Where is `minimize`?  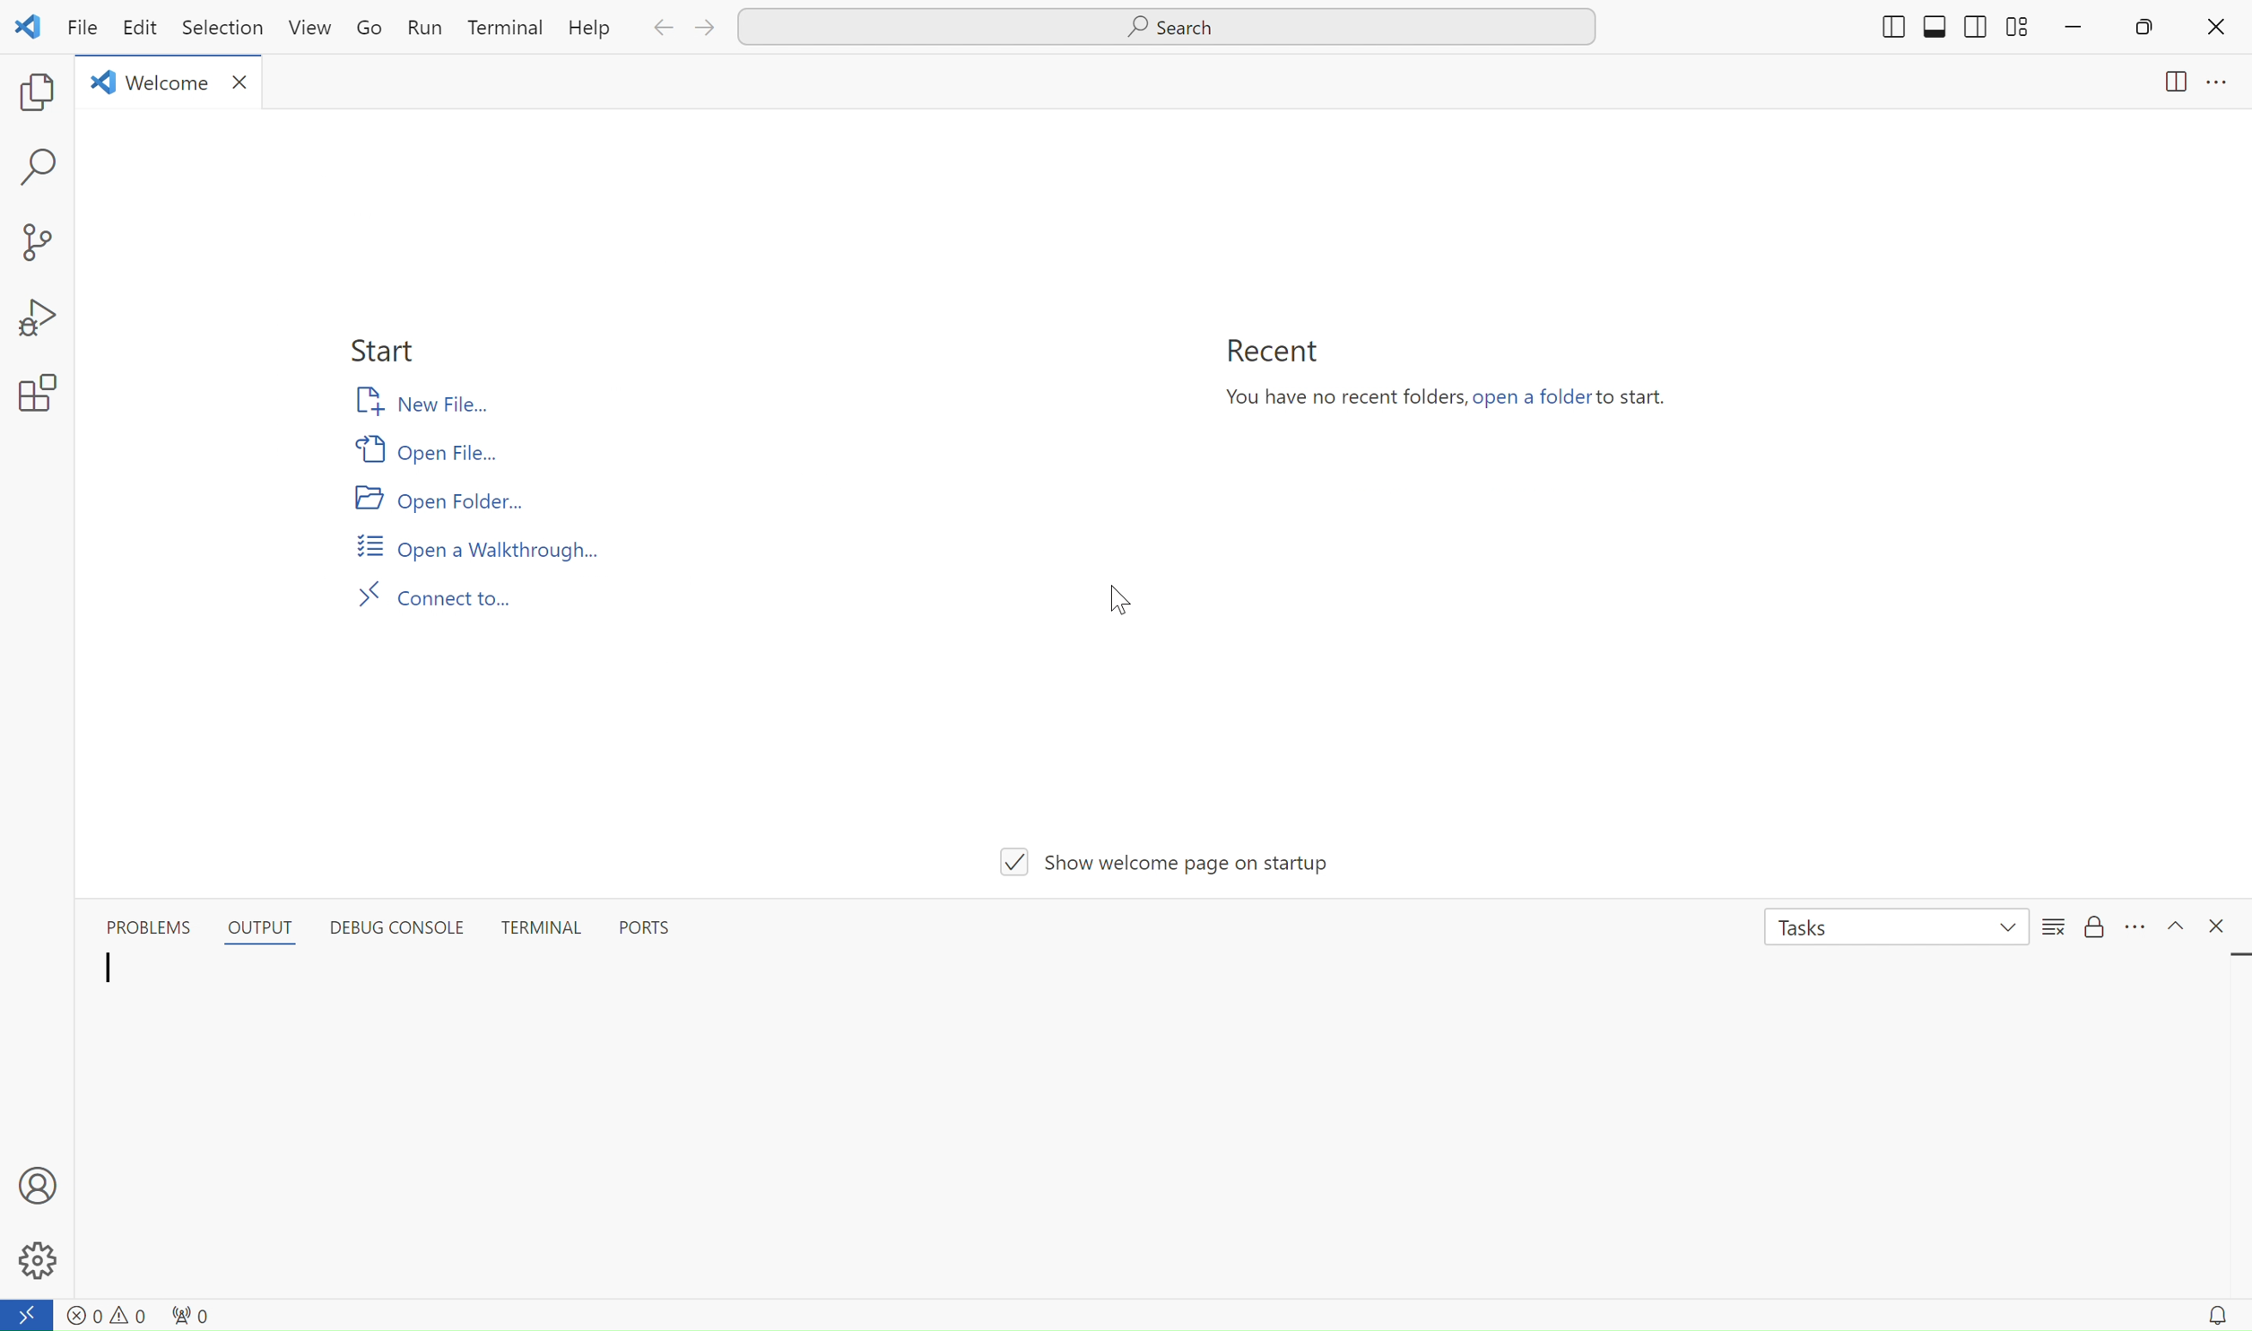 minimize is located at coordinates (2070, 30).